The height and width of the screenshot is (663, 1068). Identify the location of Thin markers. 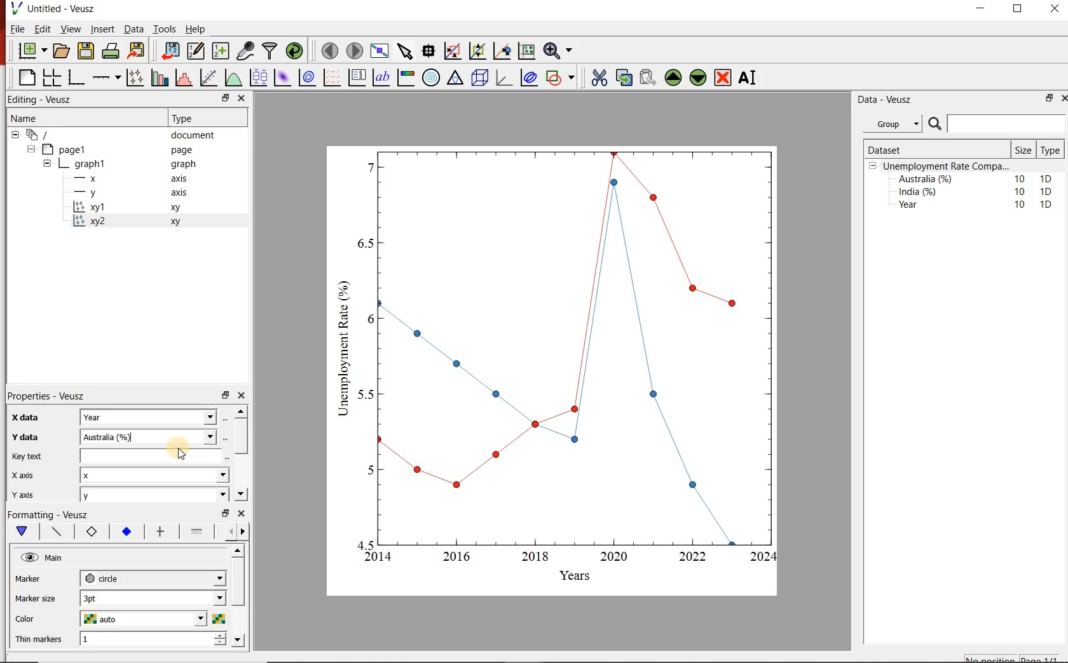
(39, 640).